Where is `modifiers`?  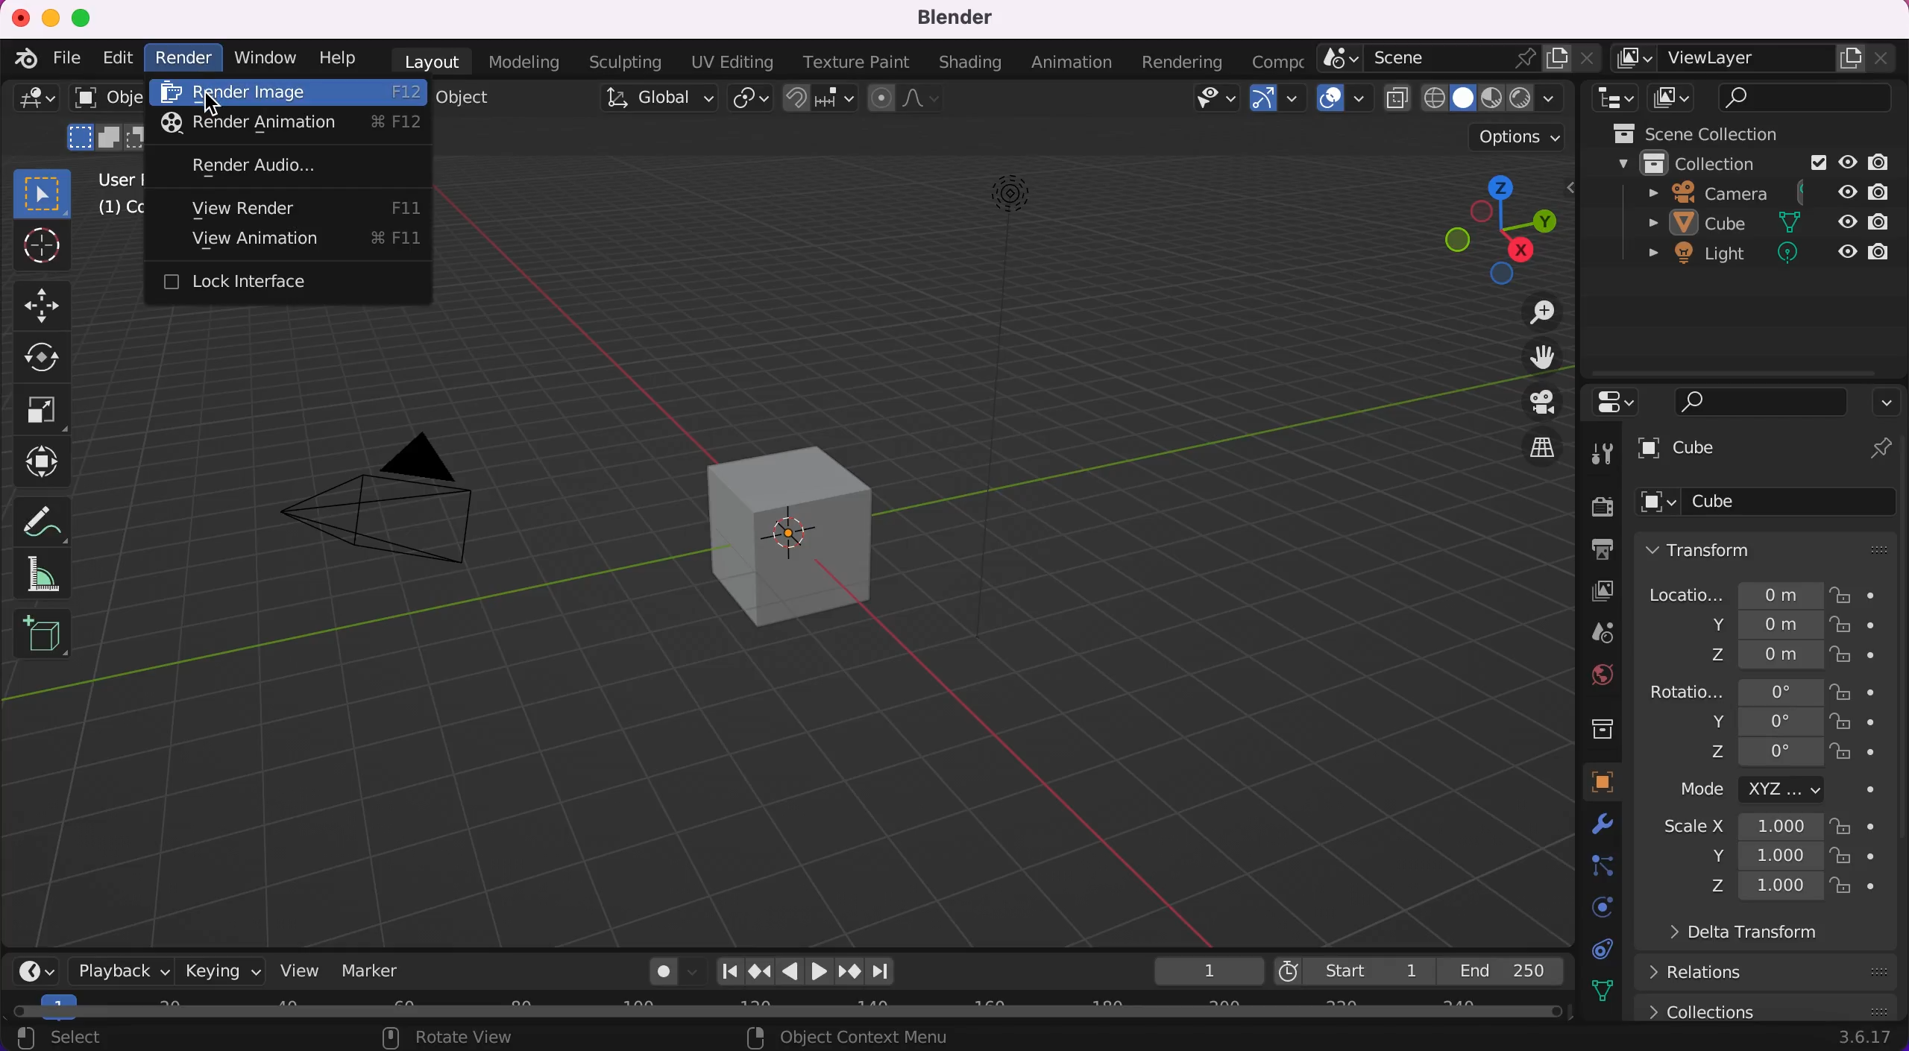
modifiers is located at coordinates (1594, 827).